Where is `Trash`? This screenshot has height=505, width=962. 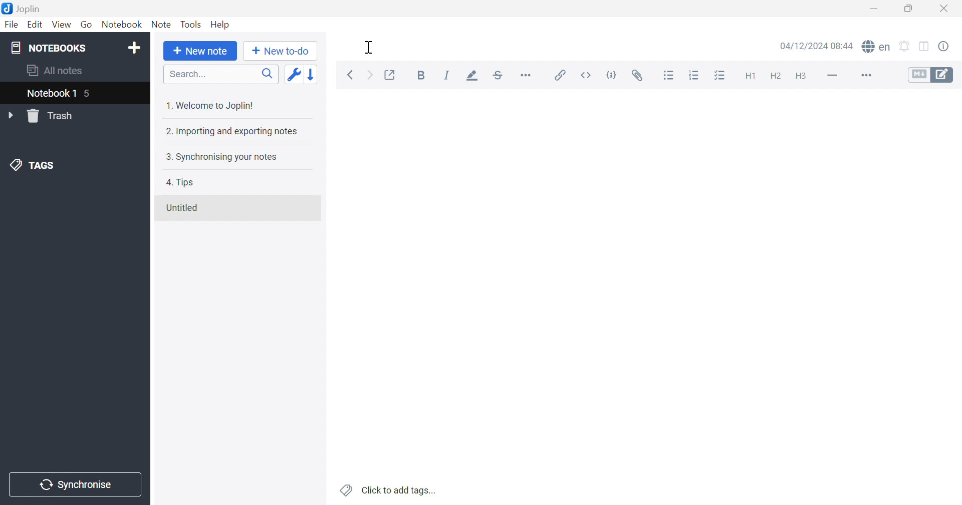 Trash is located at coordinates (52, 117).